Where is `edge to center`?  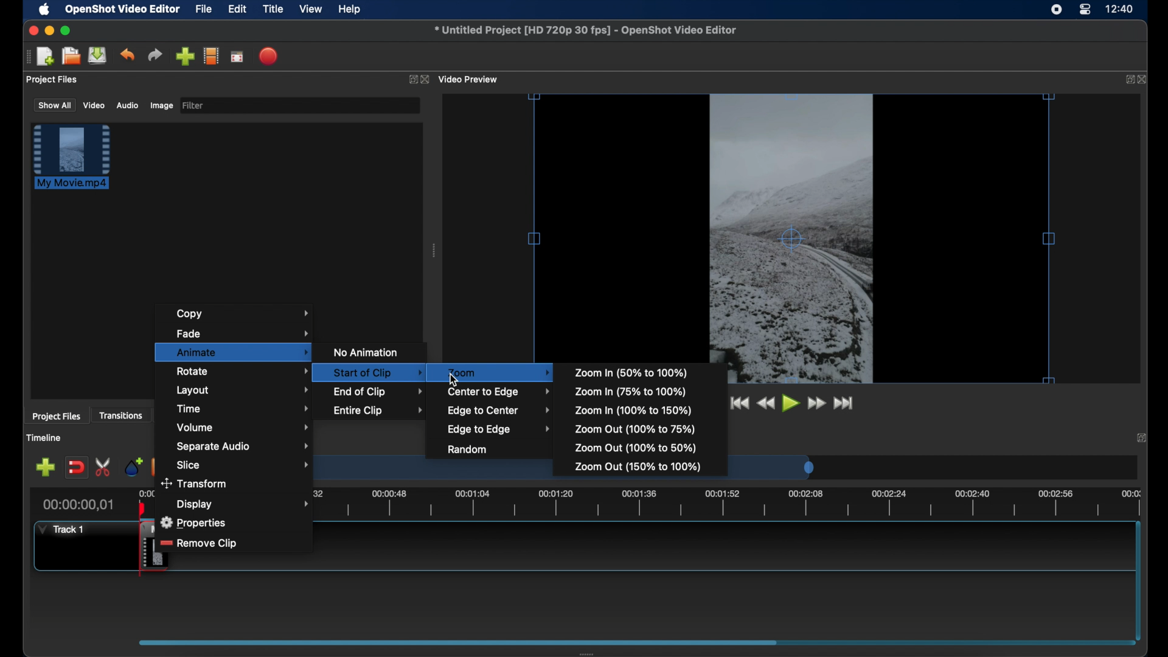
edge to center is located at coordinates (499, 410).